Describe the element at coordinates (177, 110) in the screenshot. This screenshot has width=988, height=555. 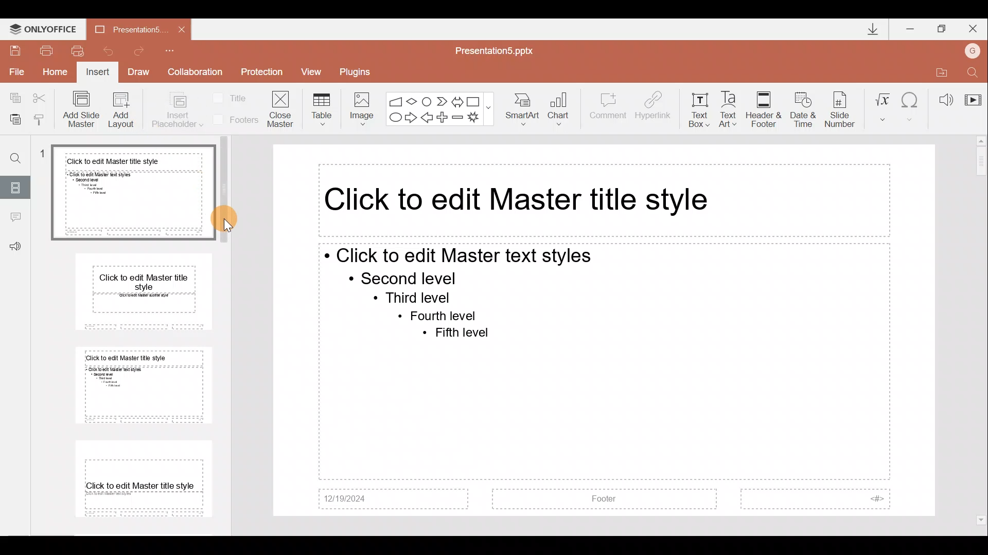
I see `Insert placeholder` at that location.